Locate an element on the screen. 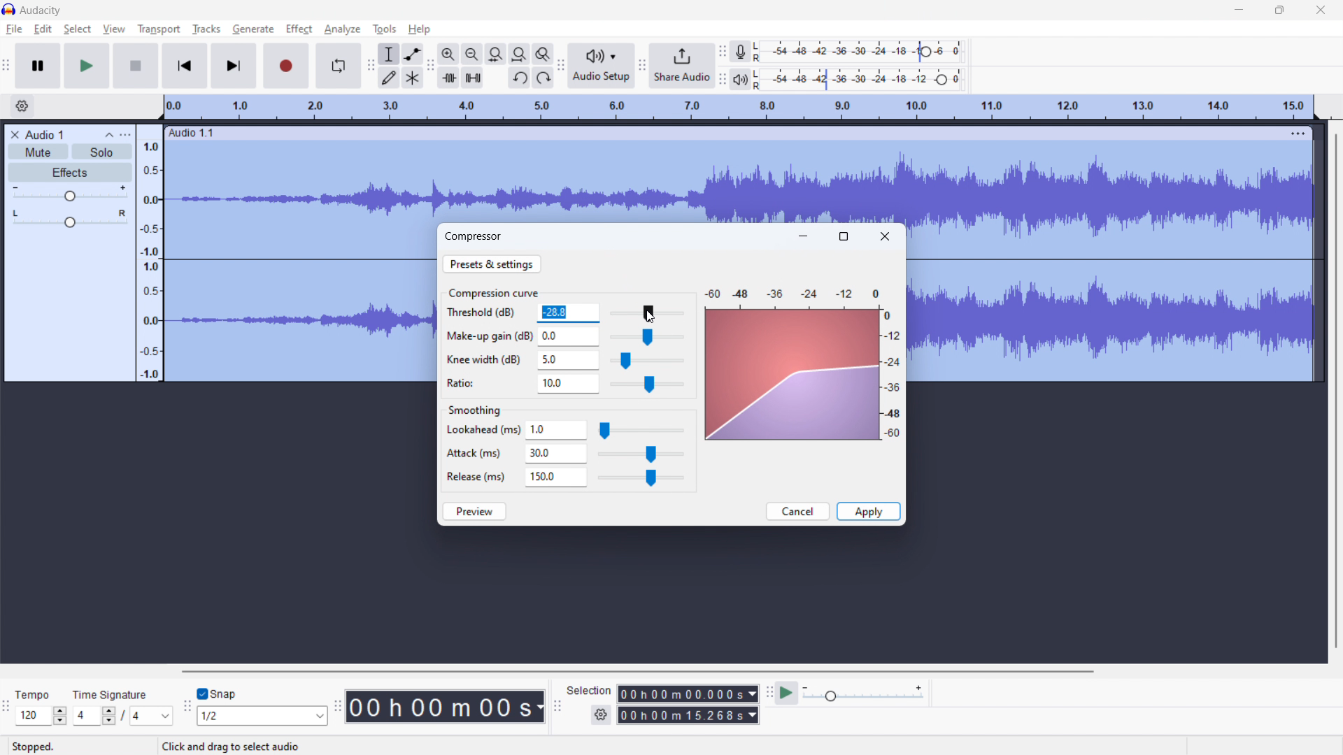 The image size is (1343, 755). 00h00m15.268s (end time) is located at coordinates (688, 715).